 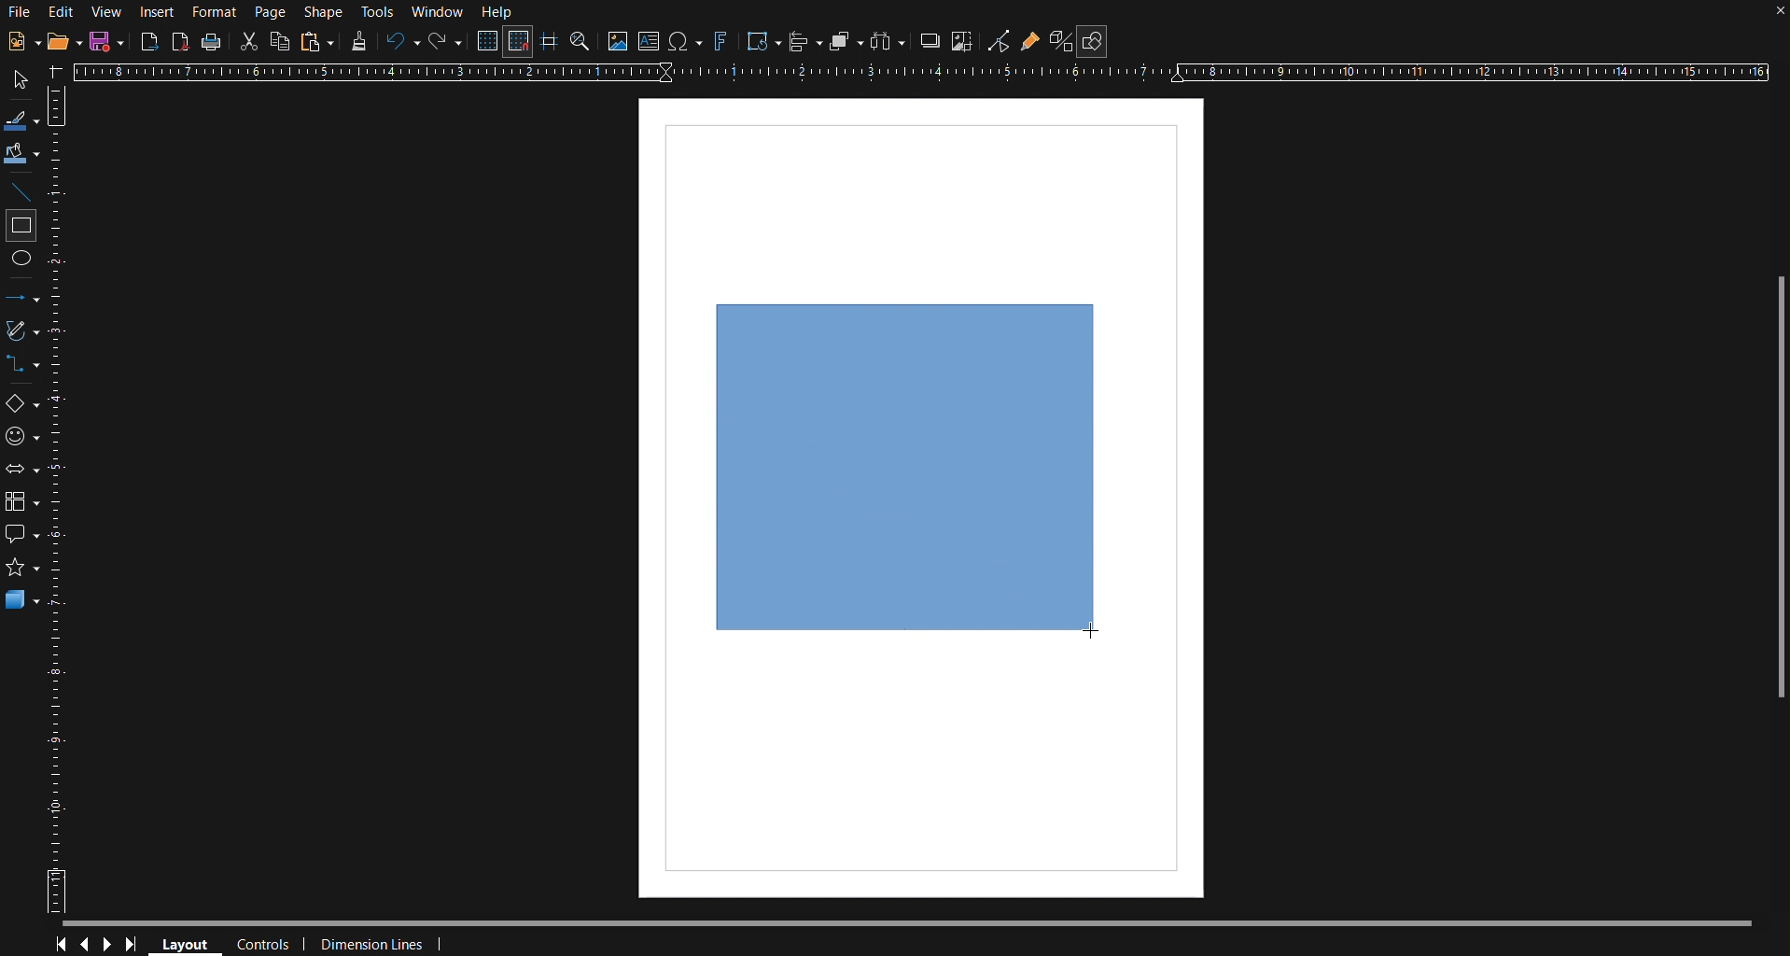 What do you see at coordinates (84, 945) in the screenshot?
I see `Previous Page` at bounding box center [84, 945].